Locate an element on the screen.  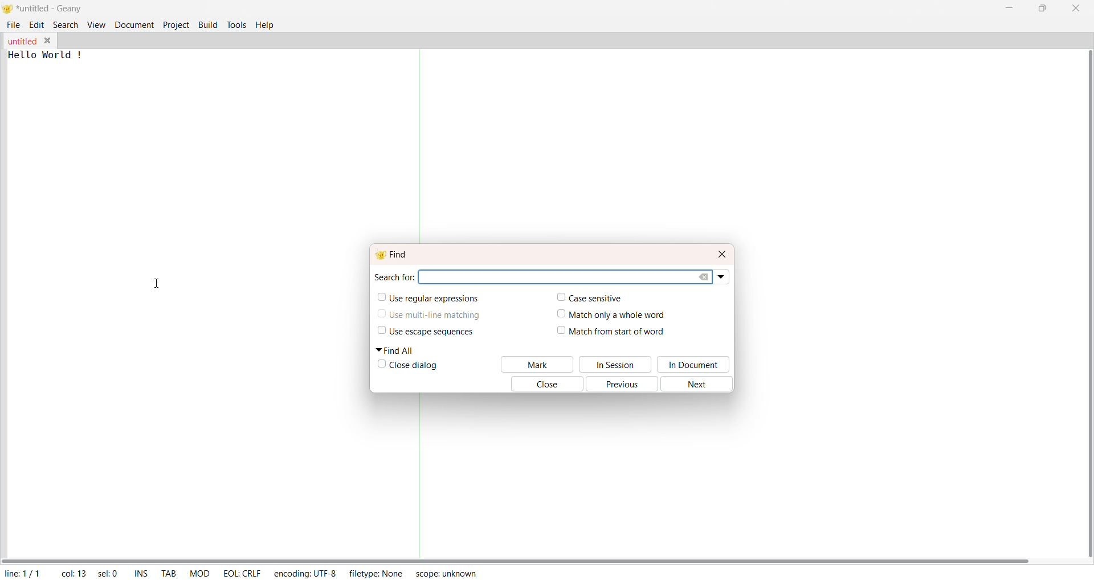
Vertical Horizontal Bar is located at coordinates (1080, 297).